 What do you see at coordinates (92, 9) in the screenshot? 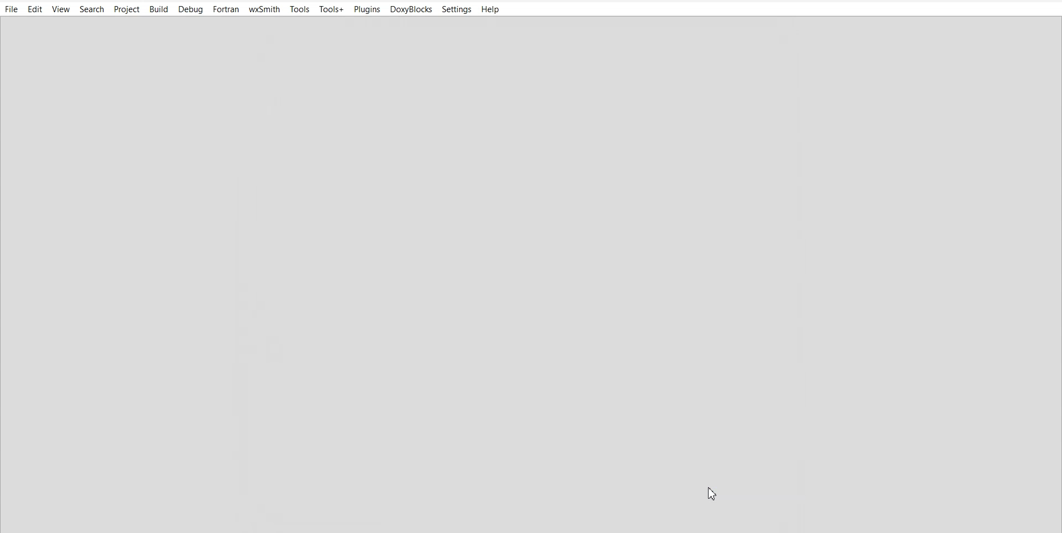
I see `Search` at bounding box center [92, 9].